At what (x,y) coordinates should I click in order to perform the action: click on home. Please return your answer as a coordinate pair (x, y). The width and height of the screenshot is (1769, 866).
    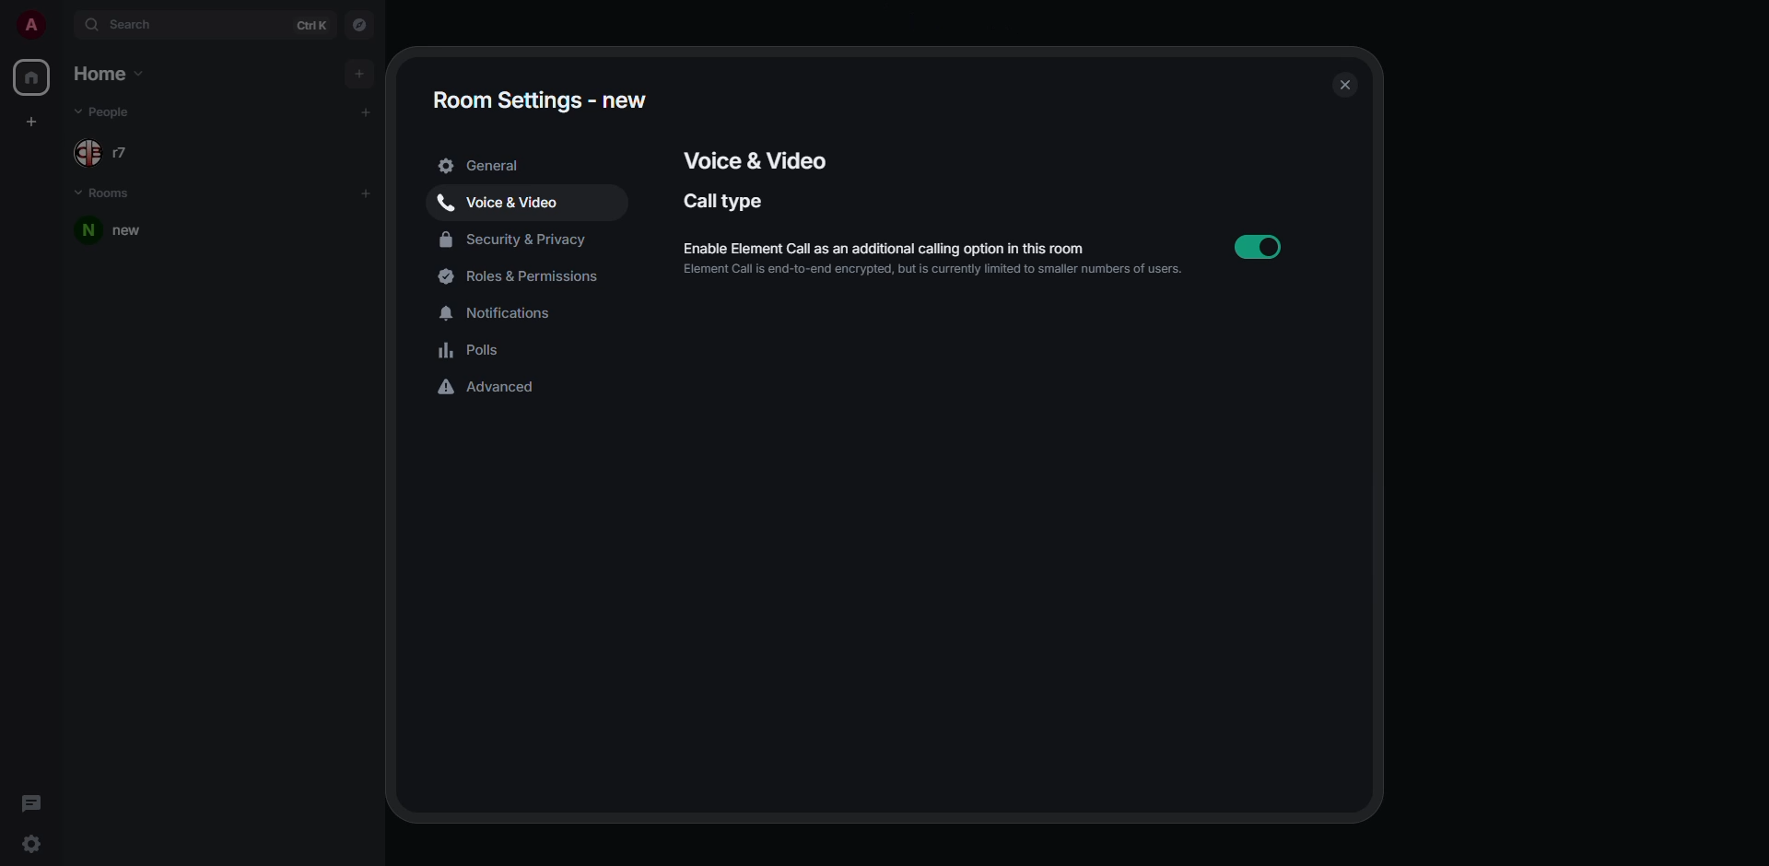
    Looking at the image, I should click on (29, 78).